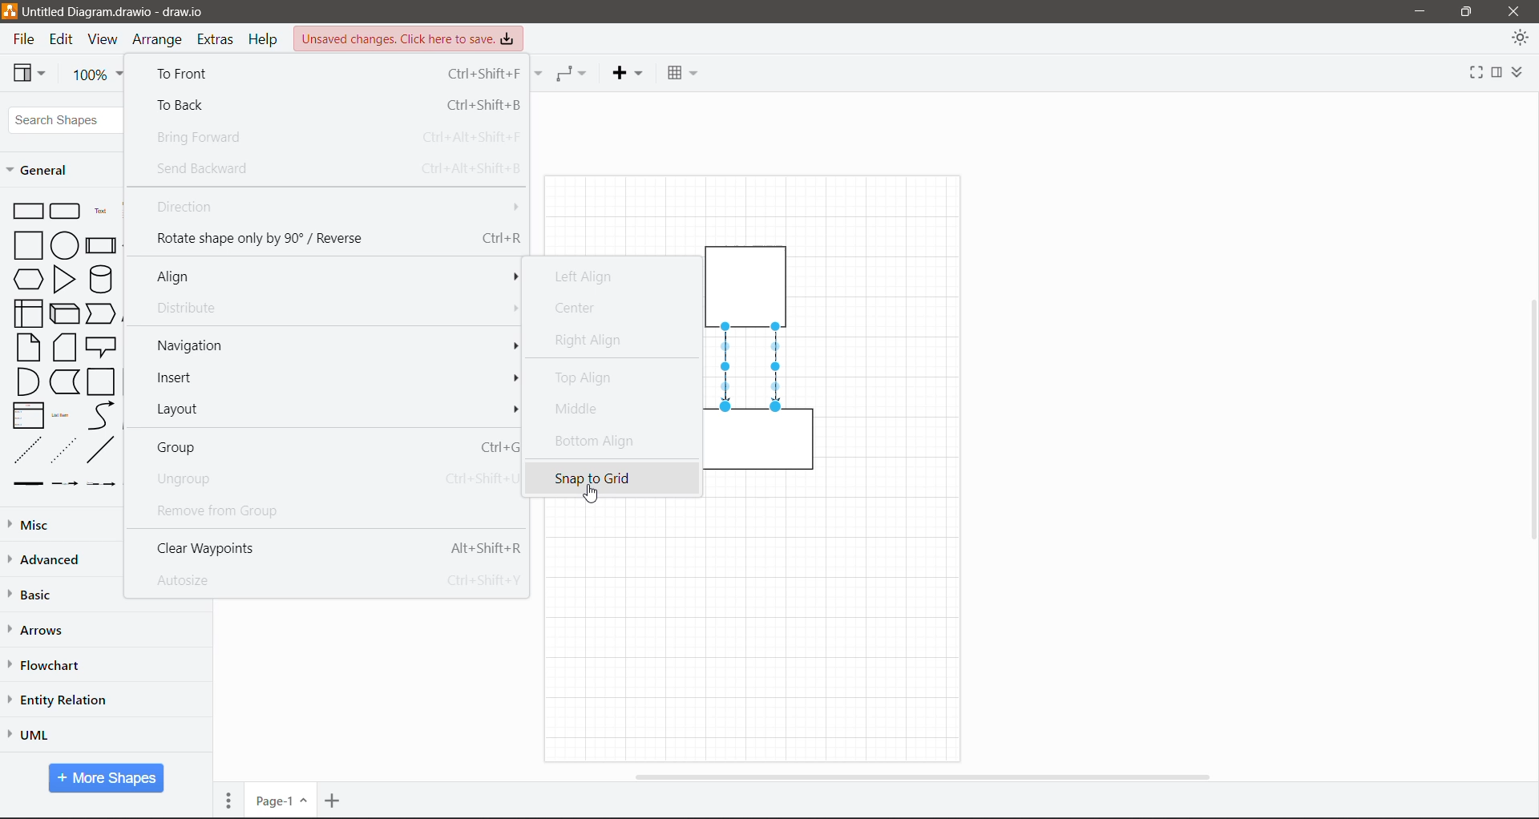  I want to click on close, so click(1513, 10).